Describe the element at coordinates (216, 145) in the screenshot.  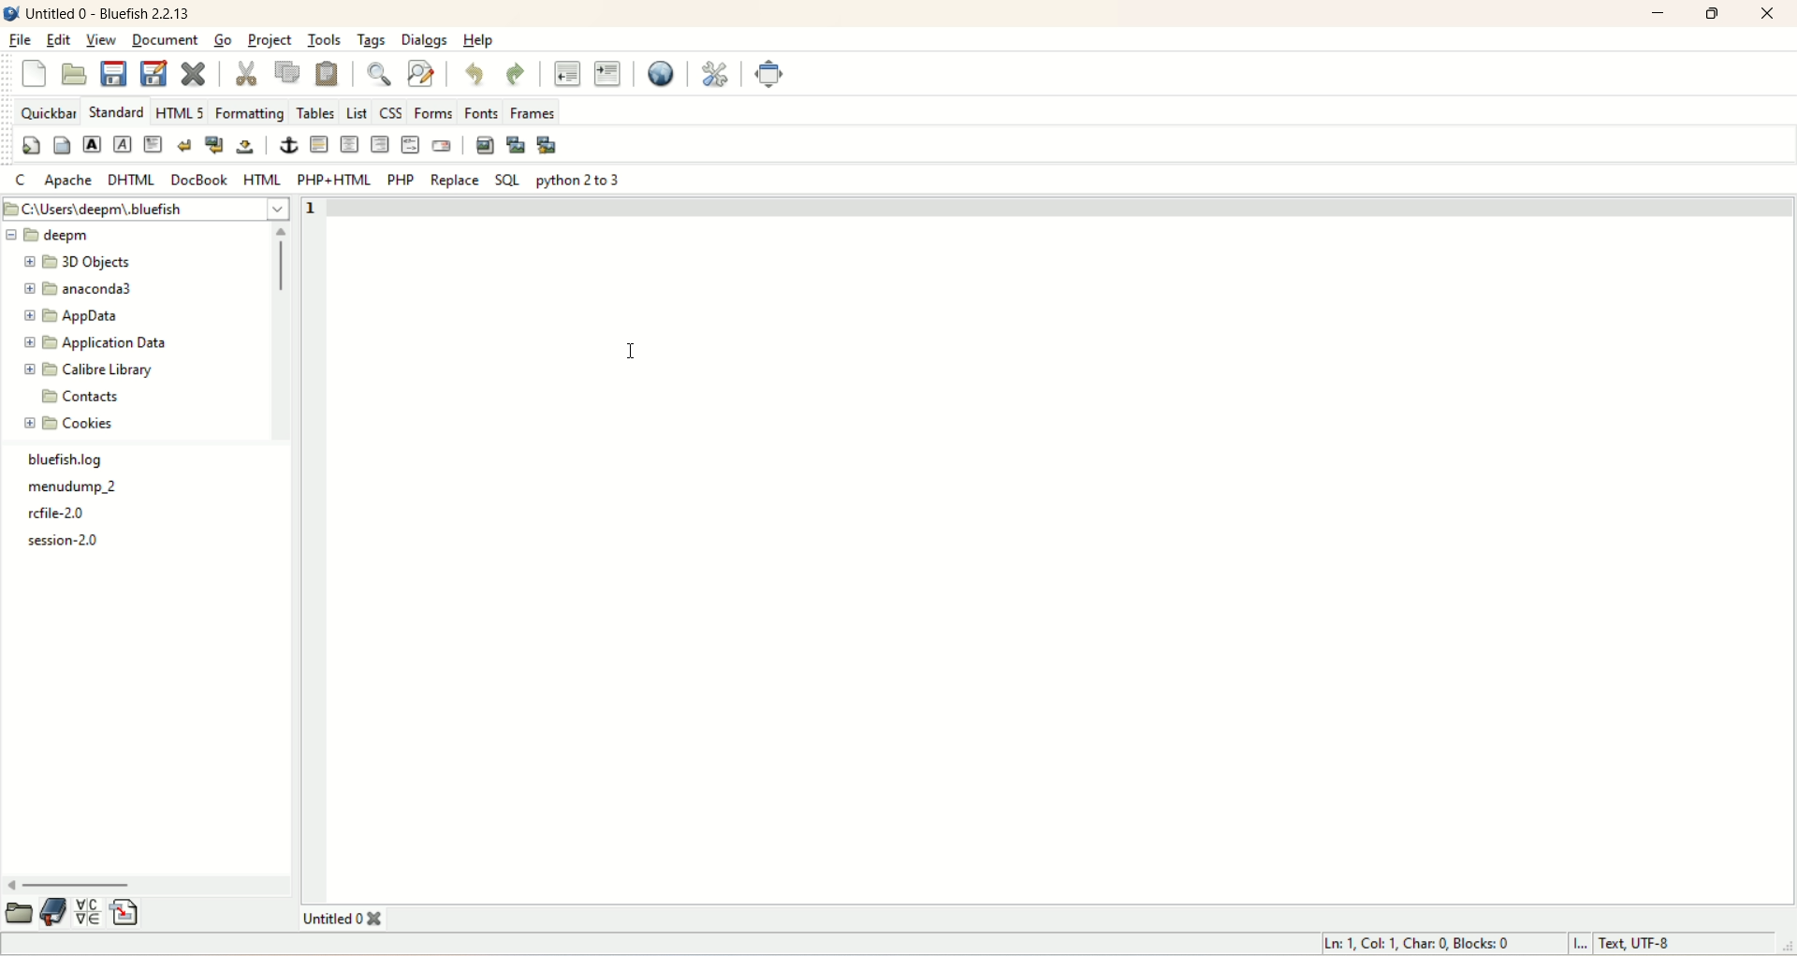
I see `break and clear` at that location.